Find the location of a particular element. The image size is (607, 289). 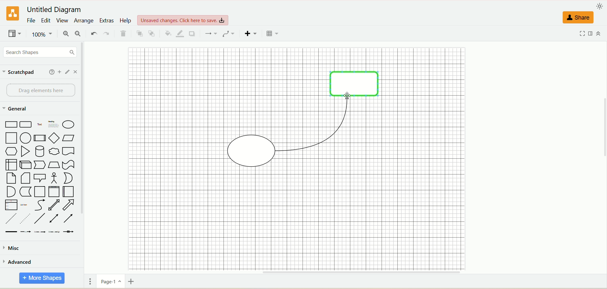

vertical scroll bar is located at coordinates (85, 154).